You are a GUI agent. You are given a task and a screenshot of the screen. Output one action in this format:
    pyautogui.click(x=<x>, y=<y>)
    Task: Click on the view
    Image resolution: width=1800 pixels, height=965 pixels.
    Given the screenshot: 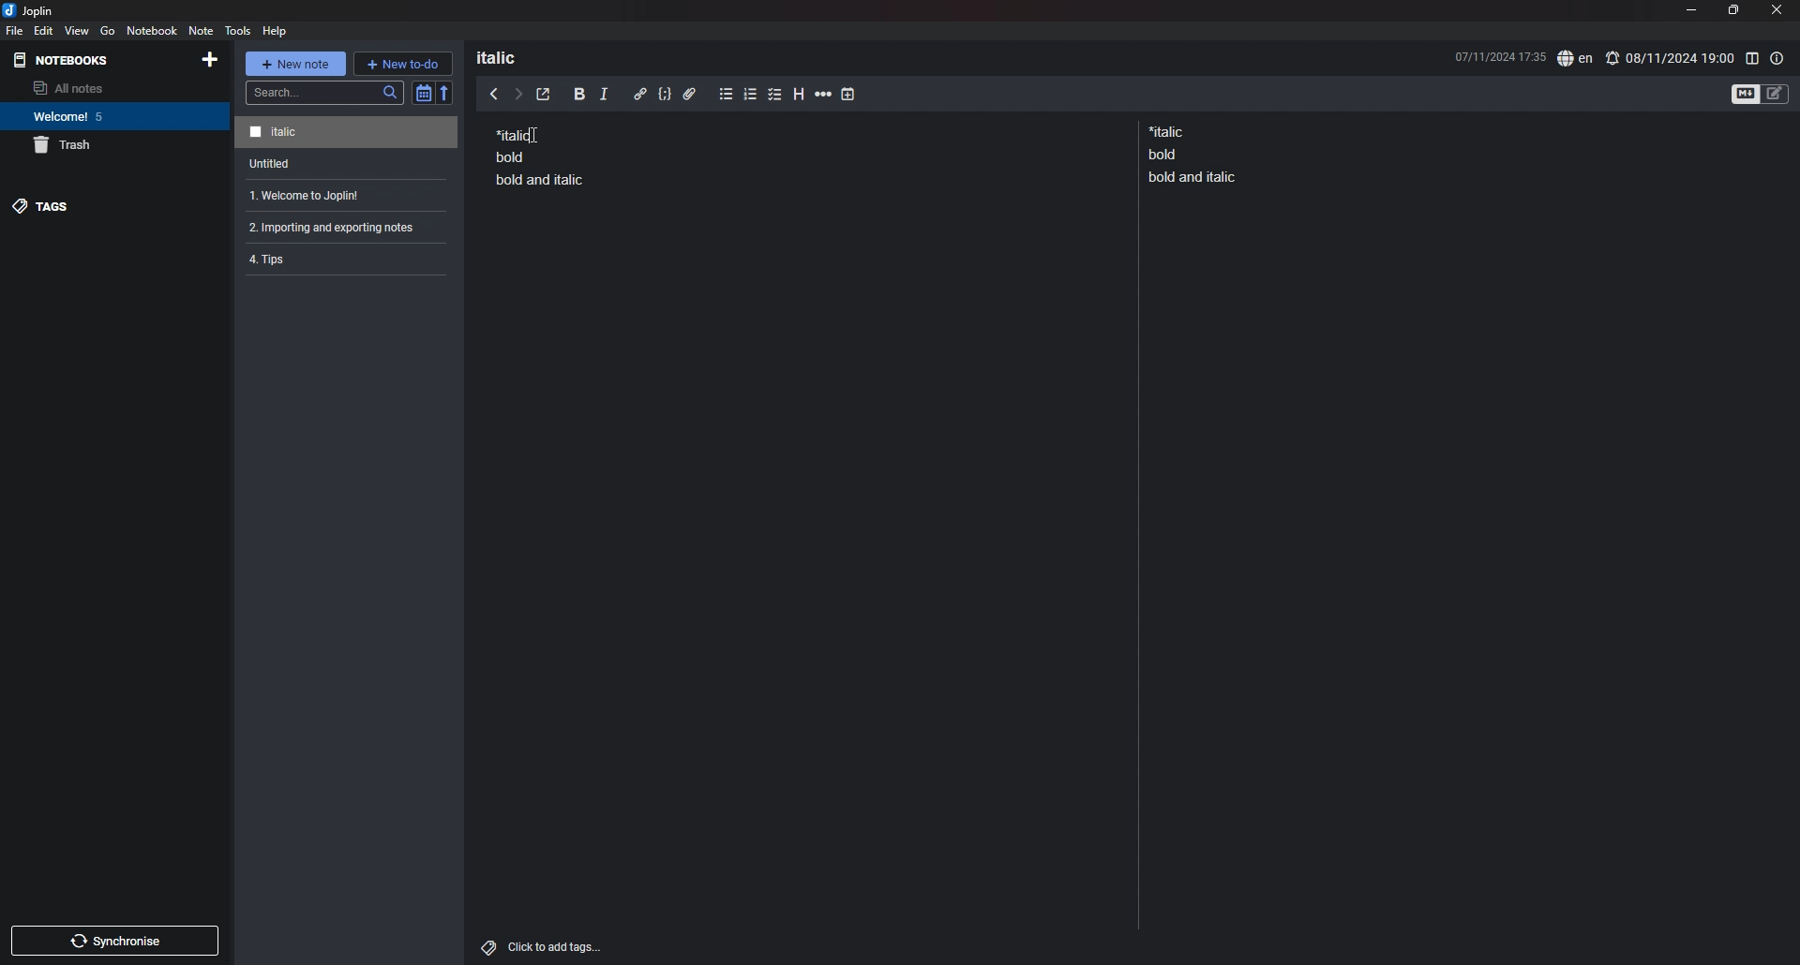 What is the action you would take?
    pyautogui.click(x=78, y=30)
    